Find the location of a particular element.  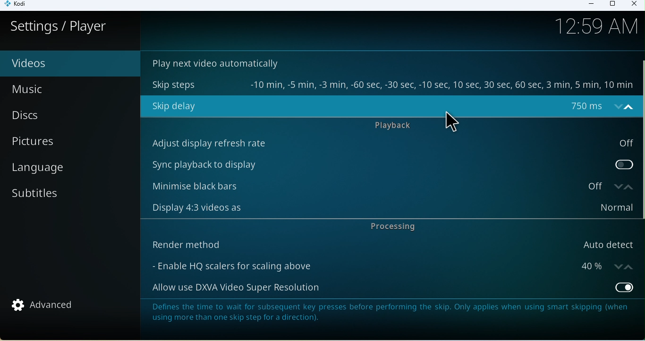

Discs is located at coordinates (64, 115).